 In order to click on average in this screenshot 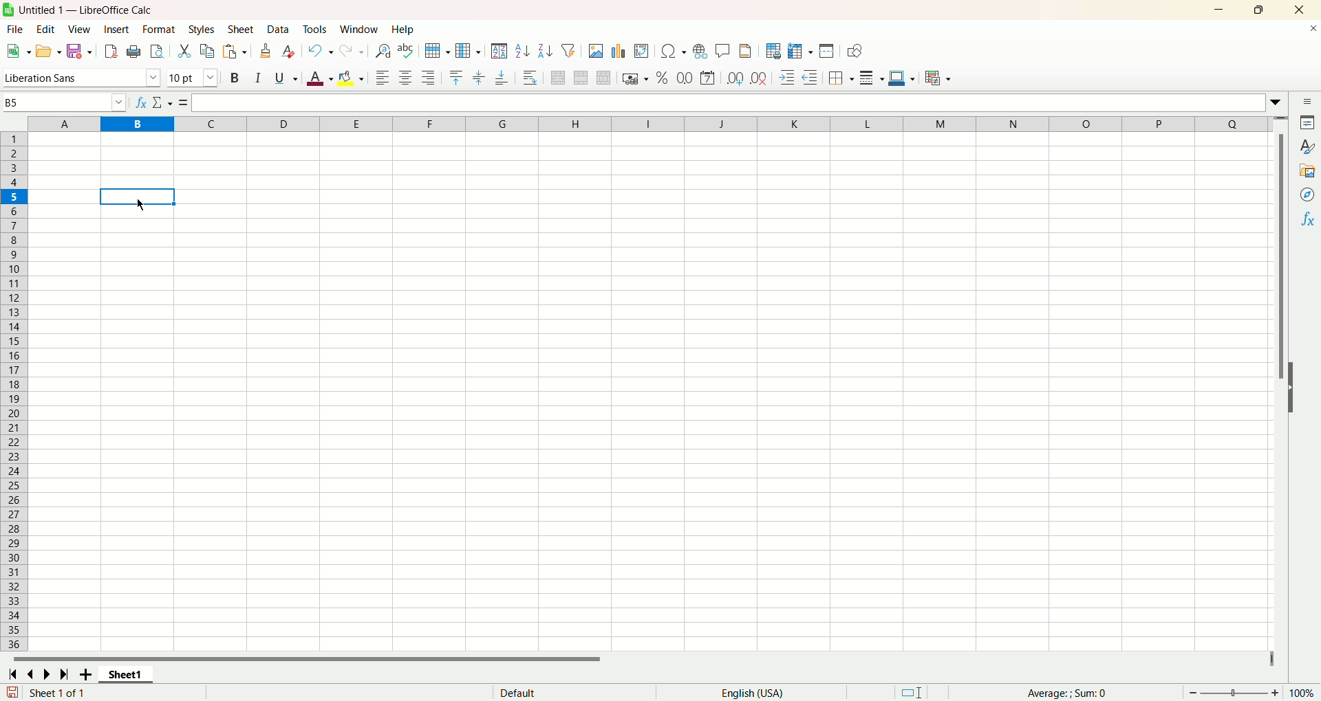, I will do `click(1073, 693)`.